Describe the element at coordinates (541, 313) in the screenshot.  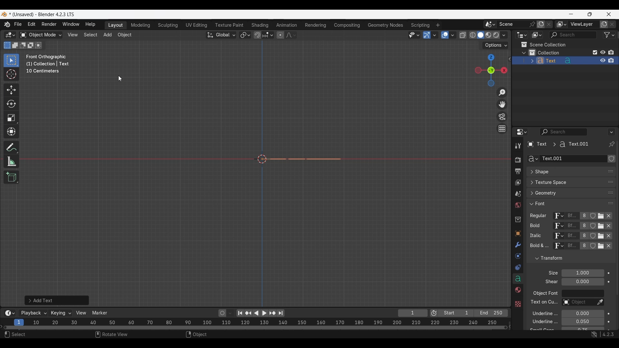
I see `underline` at that location.